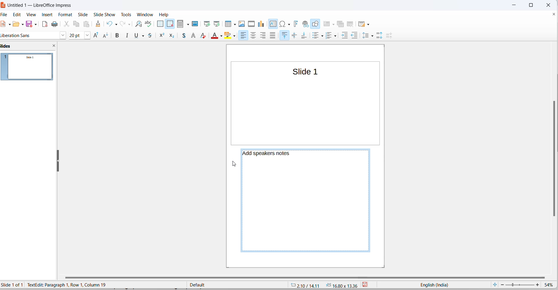 The height and width of the screenshot is (290, 558). What do you see at coordinates (249, 35) in the screenshot?
I see `arrange options` at bounding box center [249, 35].